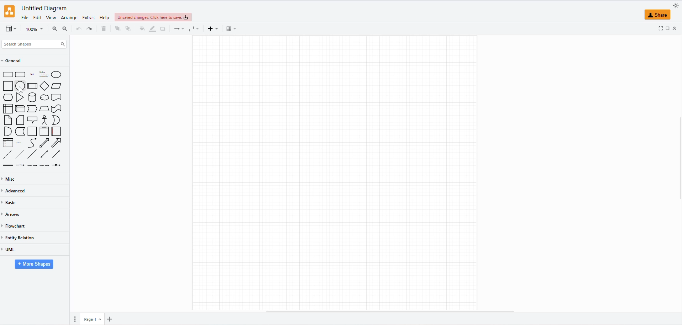 Image resolution: width=682 pixels, height=325 pixels. Describe the element at coordinates (23, 17) in the screenshot. I see `FILE` at that location.